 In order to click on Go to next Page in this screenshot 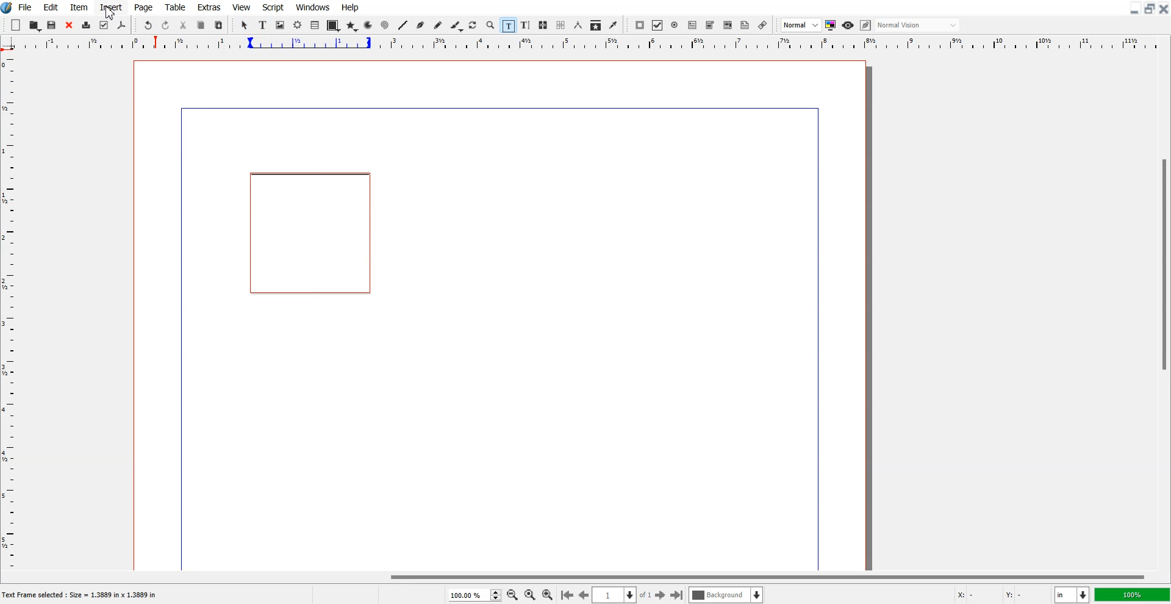, I will do `click(661, 595)`.